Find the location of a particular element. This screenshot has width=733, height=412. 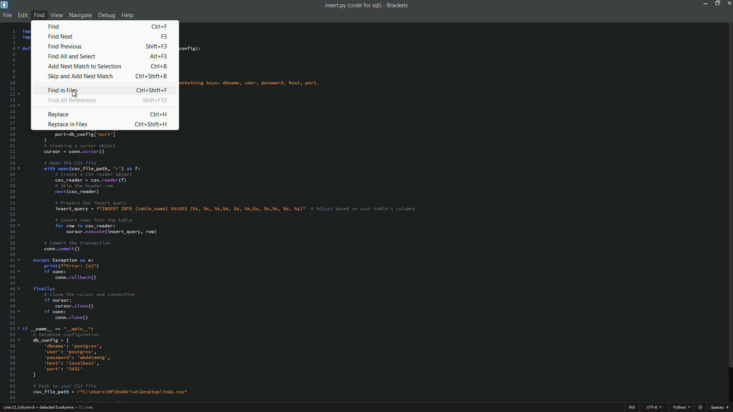

skip and add next match is located at coordinates (79, 76).